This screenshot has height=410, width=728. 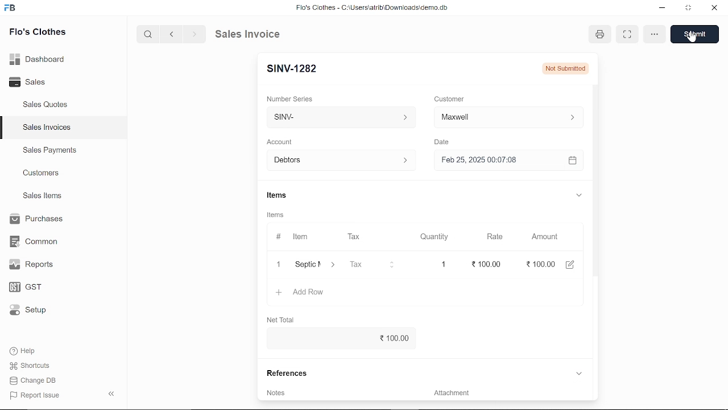 I want to click on Net Total, so click(x=281, y=319).